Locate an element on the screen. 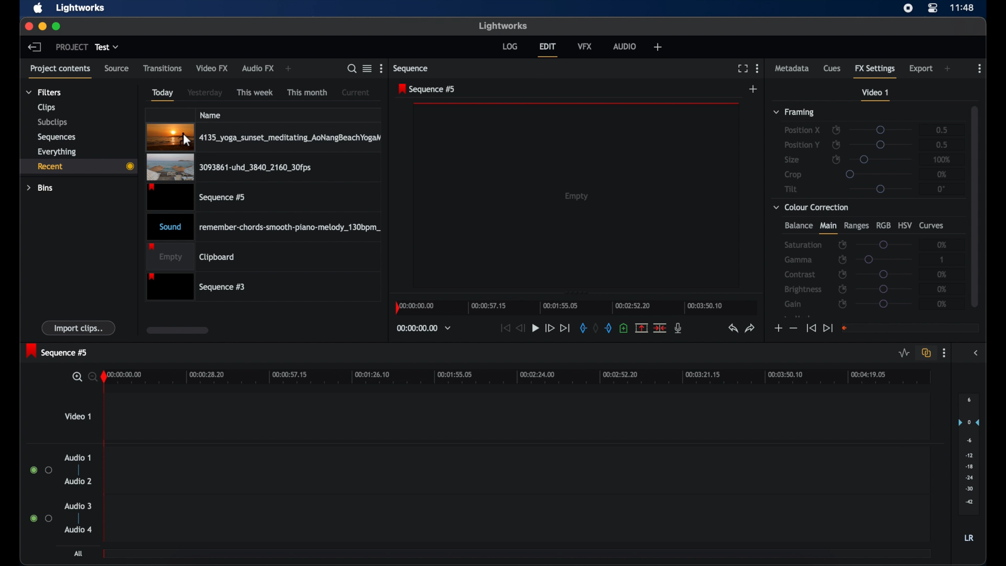 Image resolution: width=1006 pixels, height=566 pixels. radio buttons is located at coordinates (41, 470).